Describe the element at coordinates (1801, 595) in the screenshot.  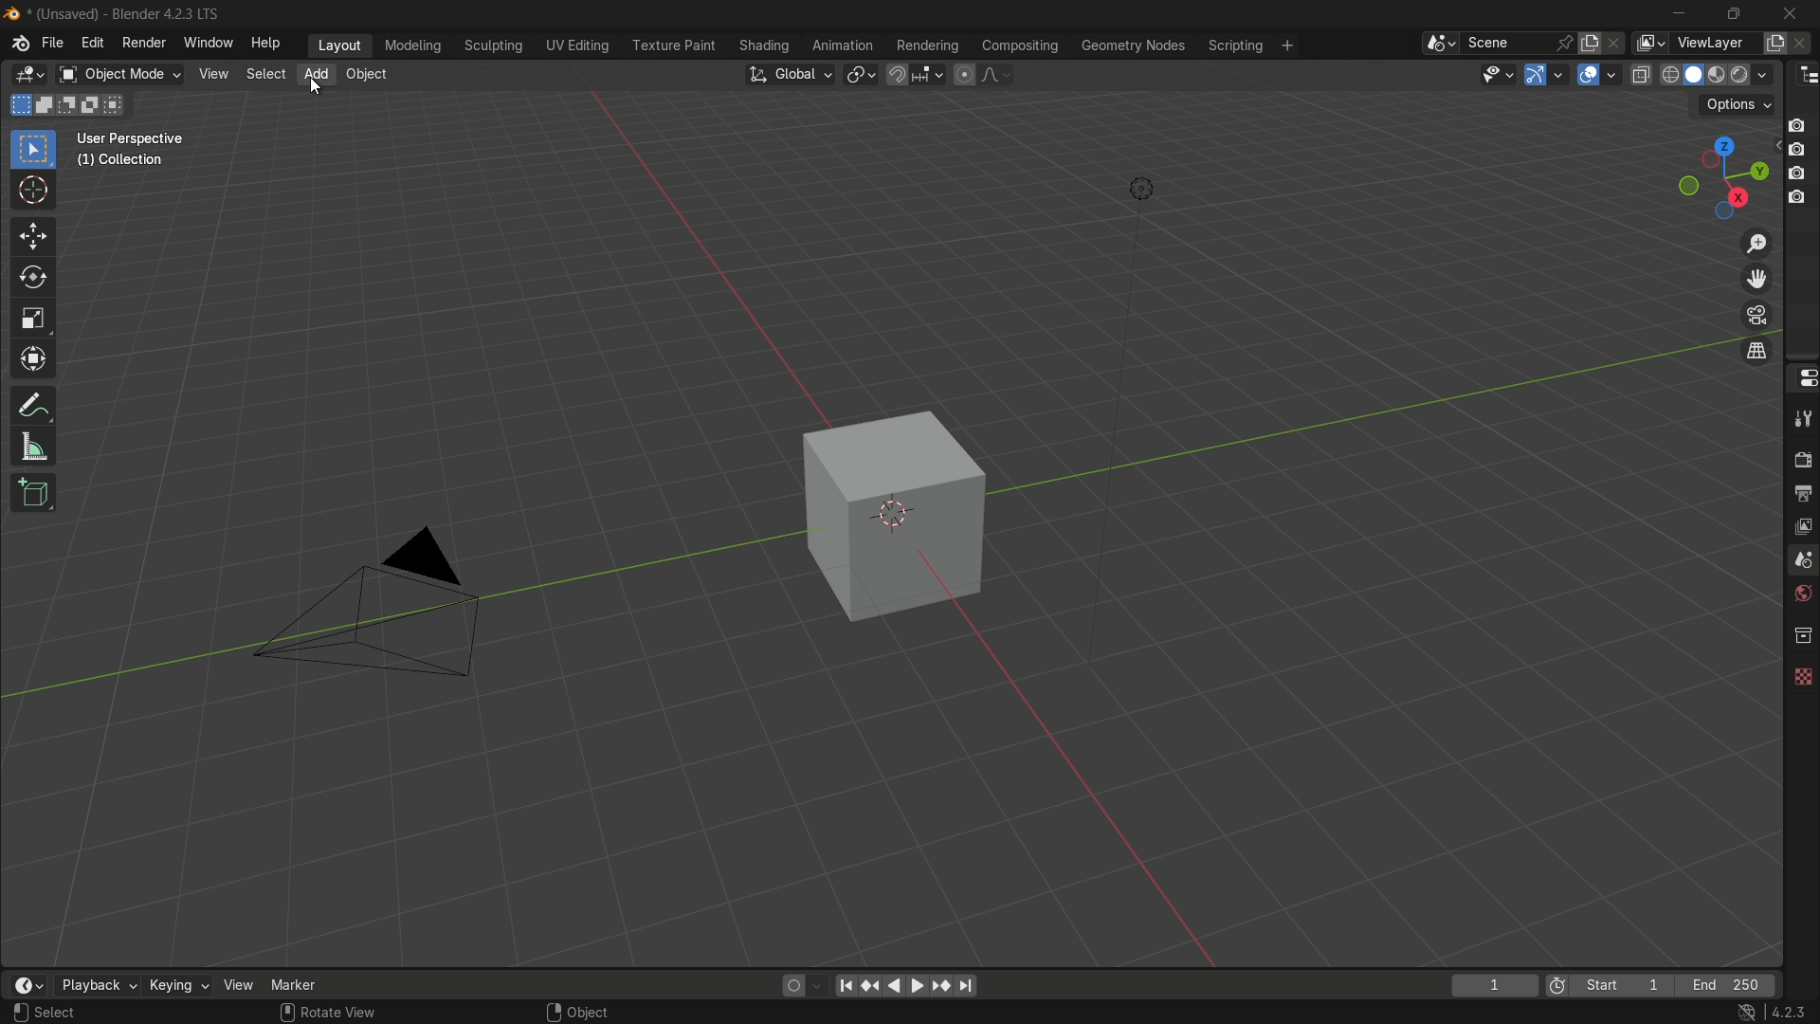
I see `world` at that location.